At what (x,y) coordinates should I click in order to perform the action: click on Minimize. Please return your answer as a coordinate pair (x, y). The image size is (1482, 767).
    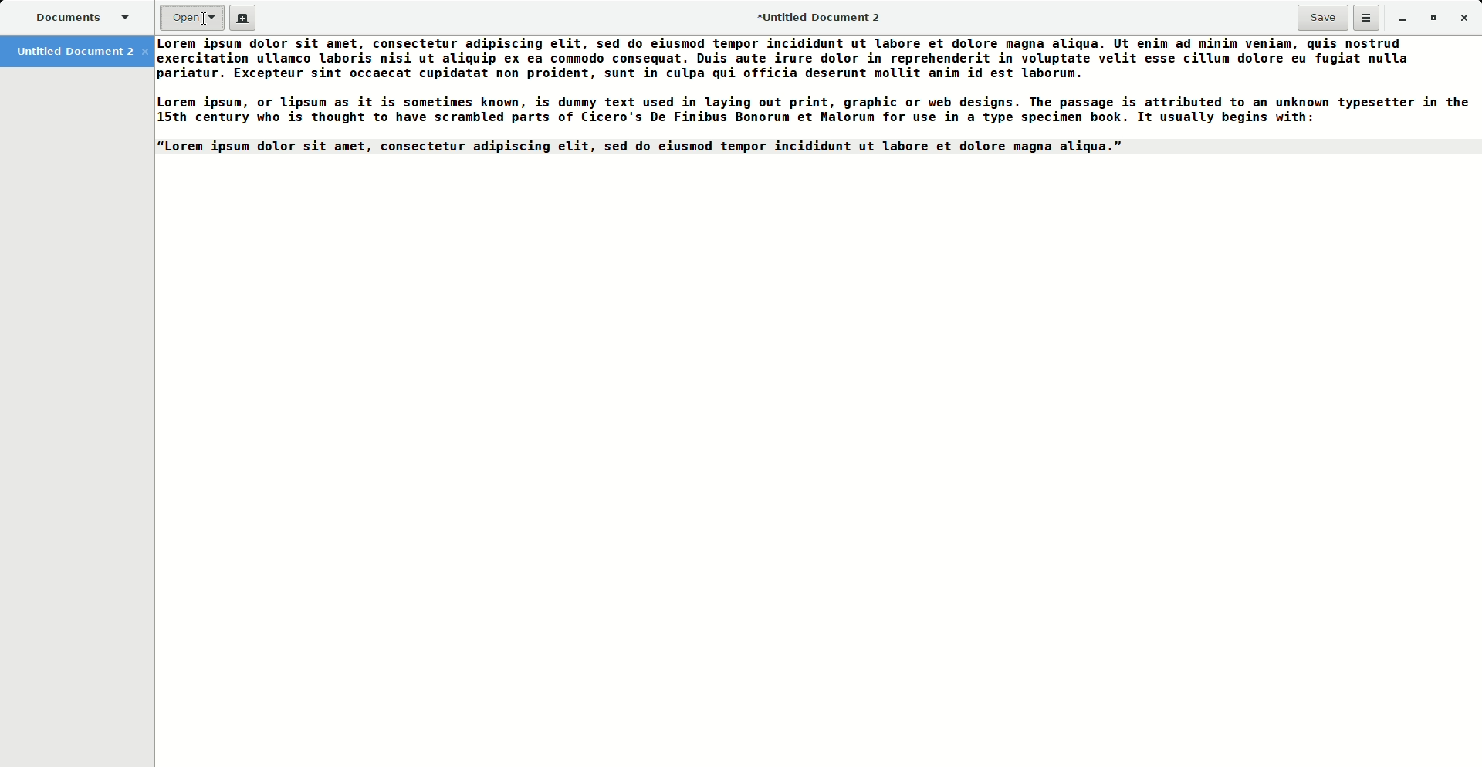
    Looking at the image, I should click on (1402, 19).